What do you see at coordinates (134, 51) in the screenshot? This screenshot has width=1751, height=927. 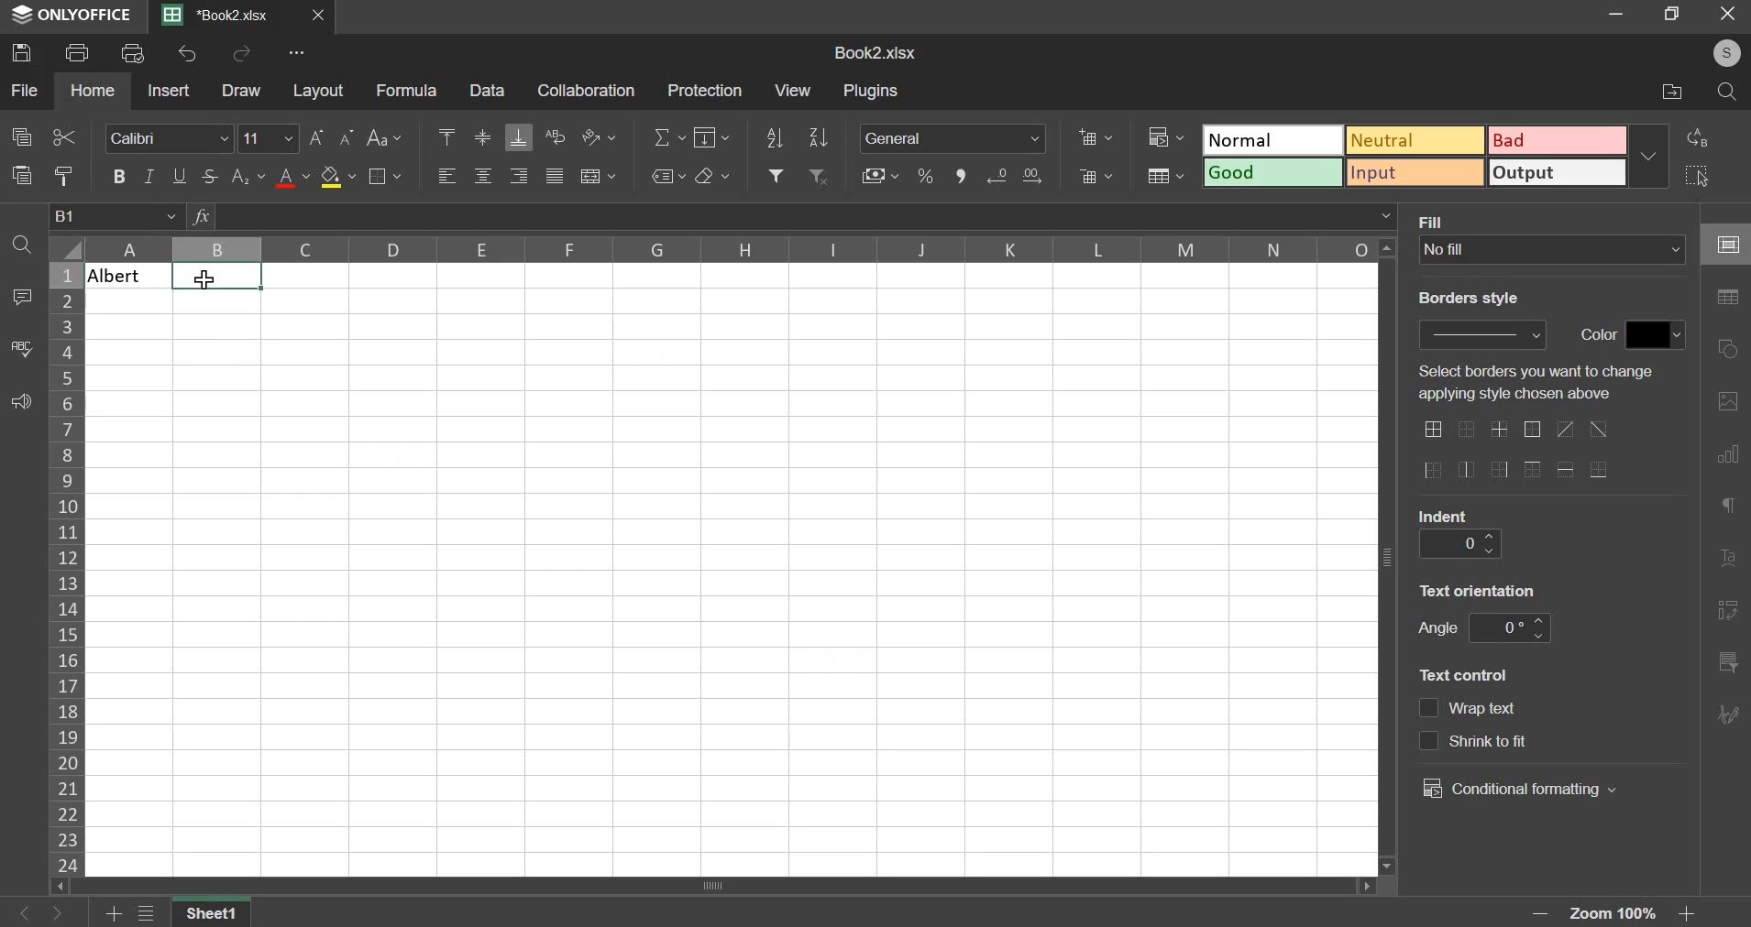 I see `print preview` at bounding box center [134, 51].